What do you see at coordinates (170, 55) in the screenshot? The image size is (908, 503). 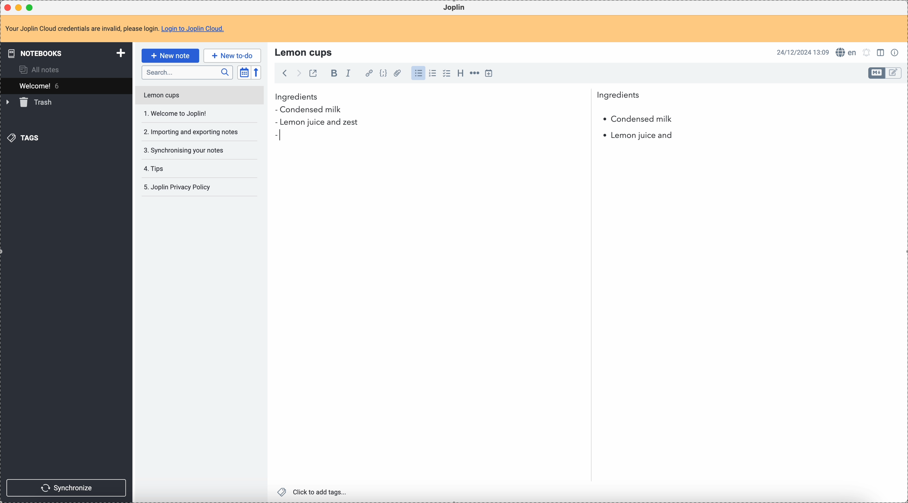 I see `click on new note` at bounding box center [170, 55].